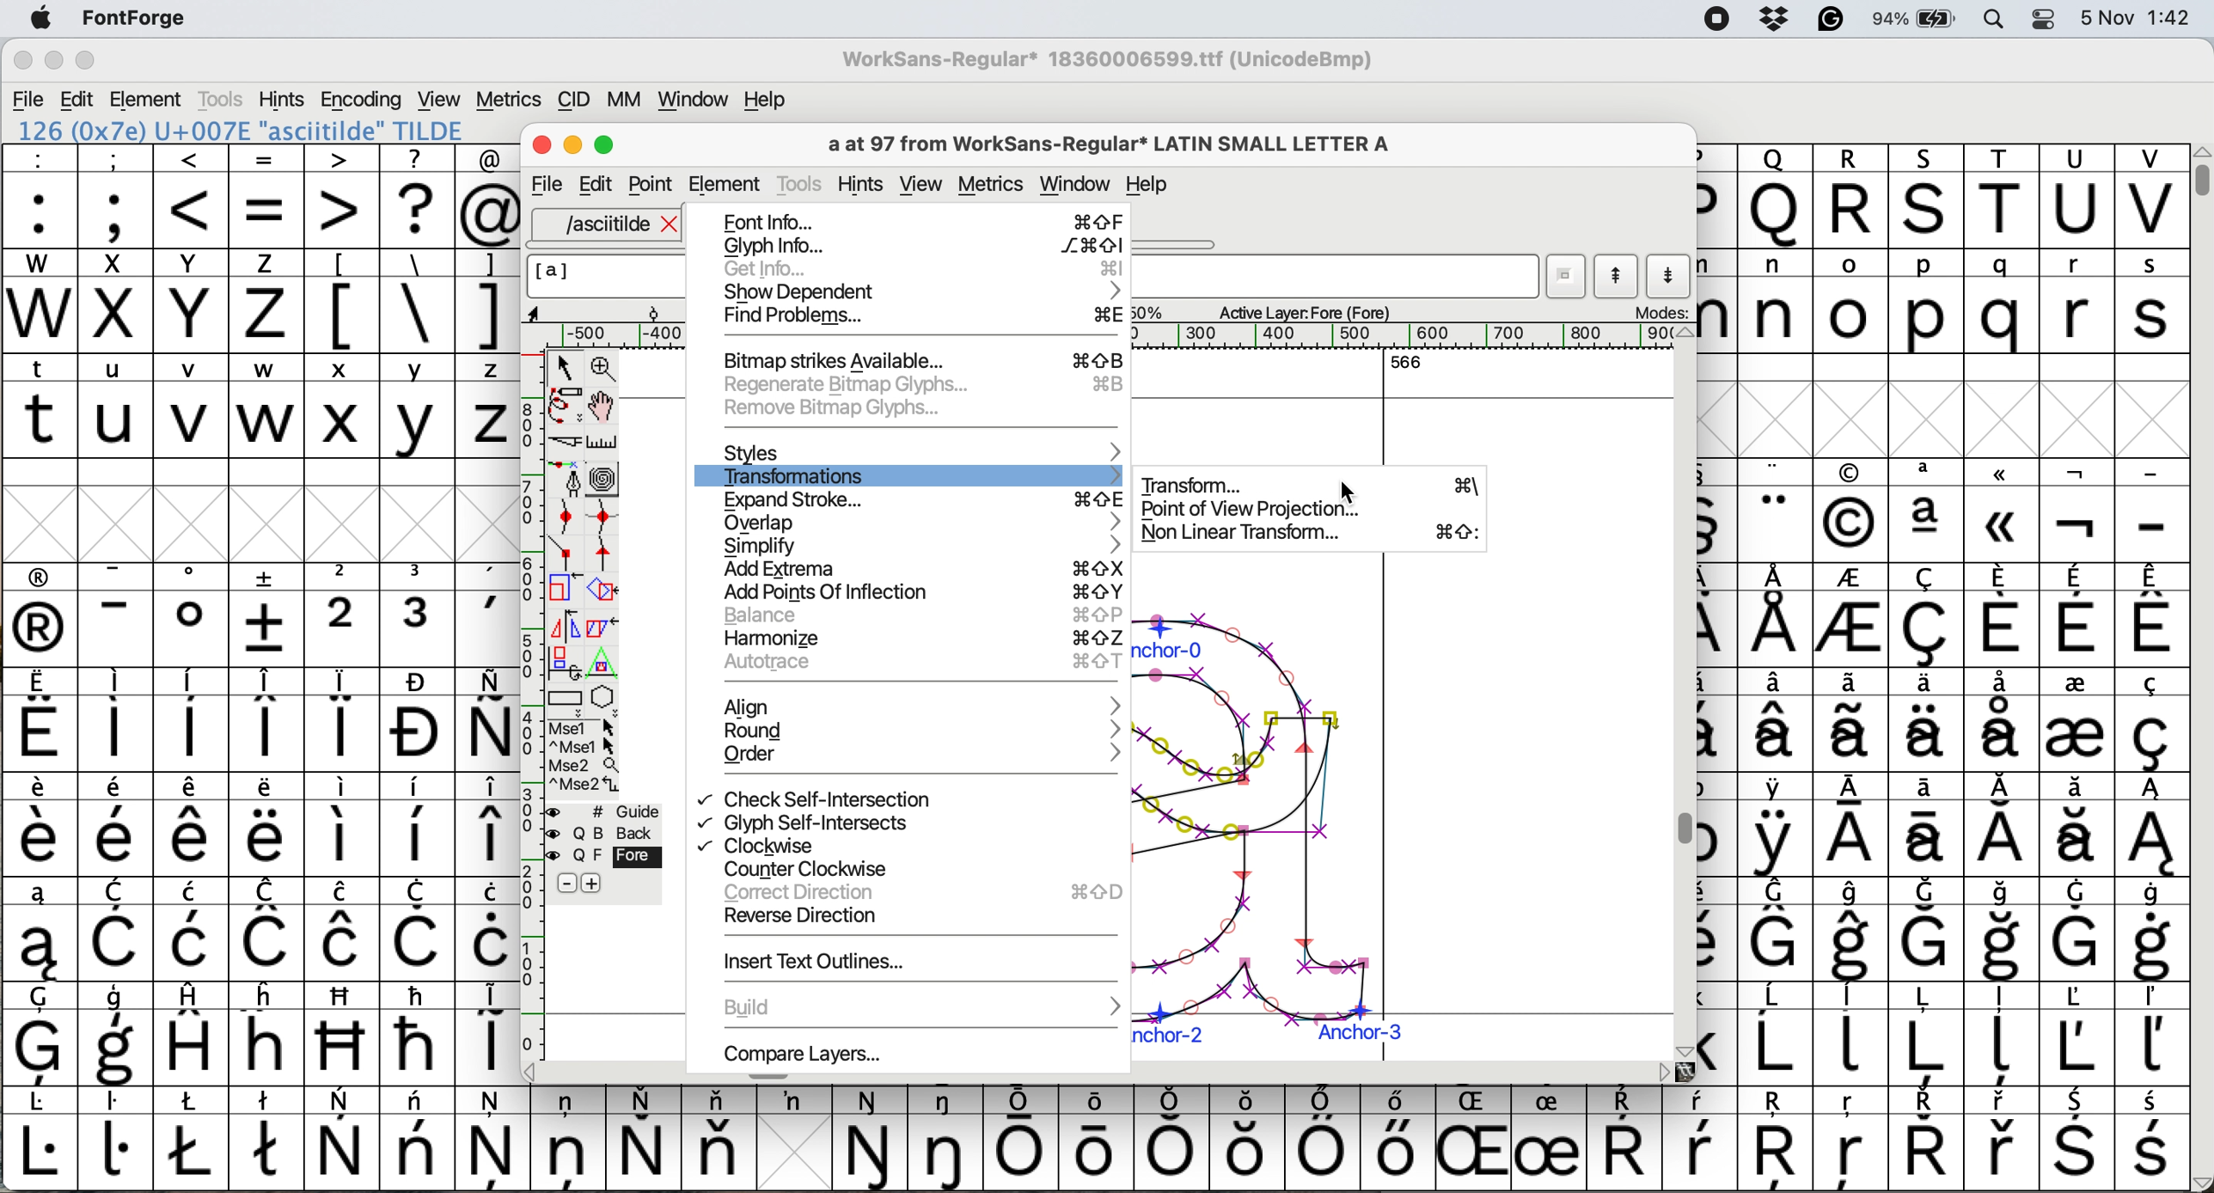 The image size is (2214, 1193). I want to click on correct direction, so click(911, 892).